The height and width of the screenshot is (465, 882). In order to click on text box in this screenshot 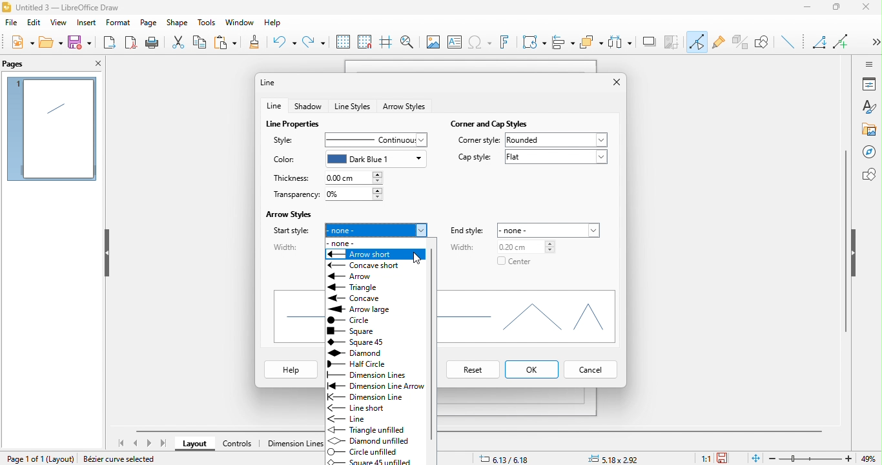, I will do `click(455, 44)`.